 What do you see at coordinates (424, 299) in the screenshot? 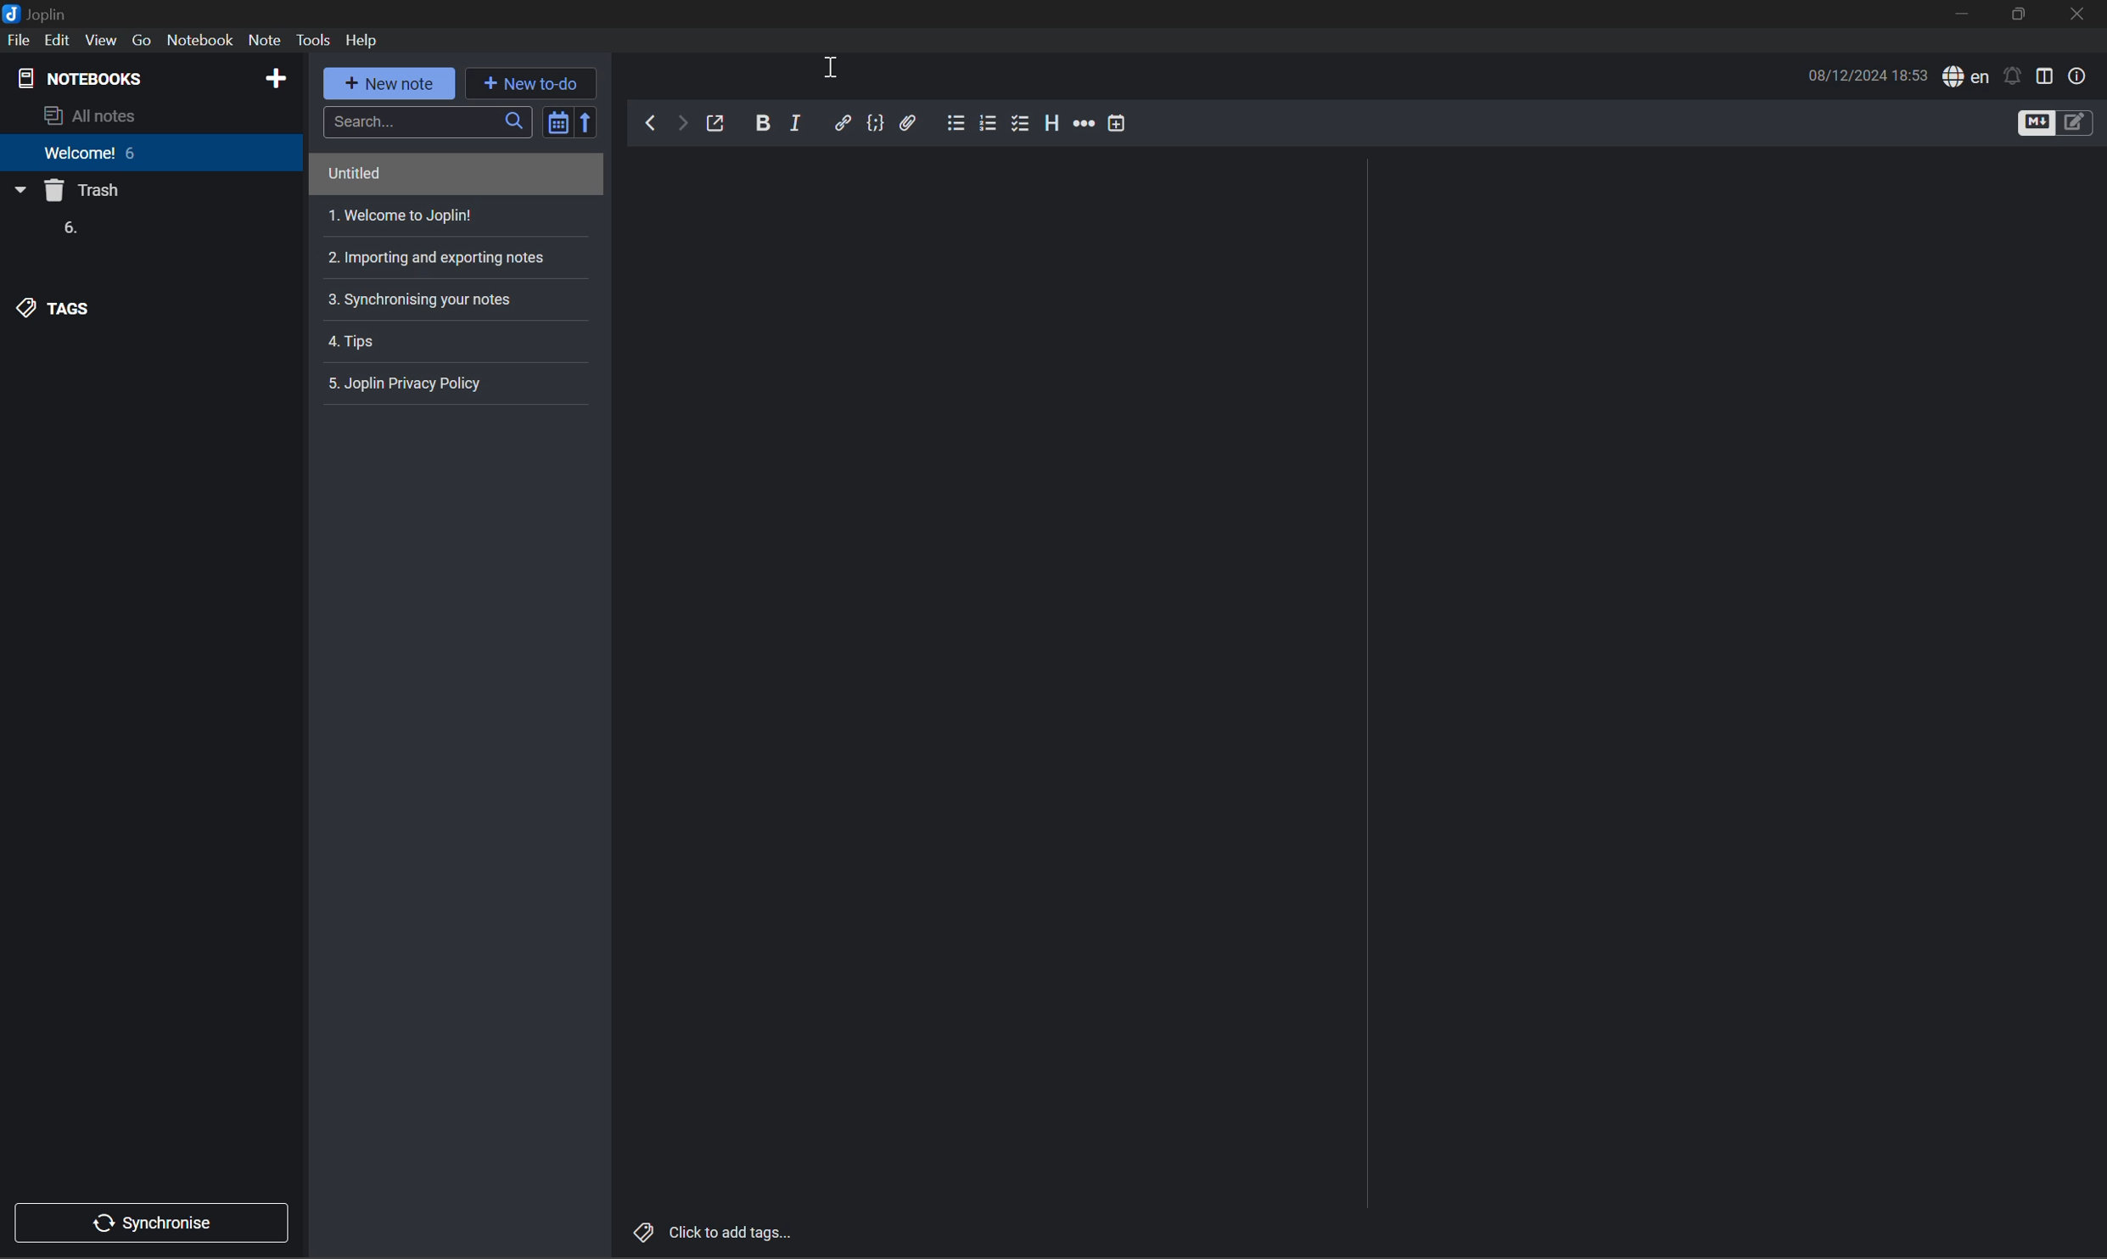
I see `3. Synchronising your notes` at bounding box center [424, 299].